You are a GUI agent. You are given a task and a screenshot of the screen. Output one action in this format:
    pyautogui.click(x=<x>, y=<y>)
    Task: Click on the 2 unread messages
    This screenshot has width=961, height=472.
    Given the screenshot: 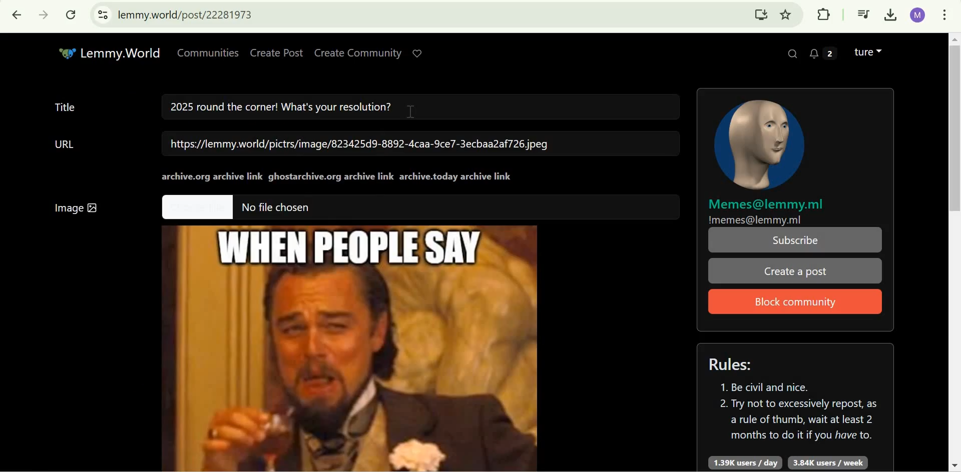 What is the action you would take?
    pyautogui.click(x=823, y=51)
    